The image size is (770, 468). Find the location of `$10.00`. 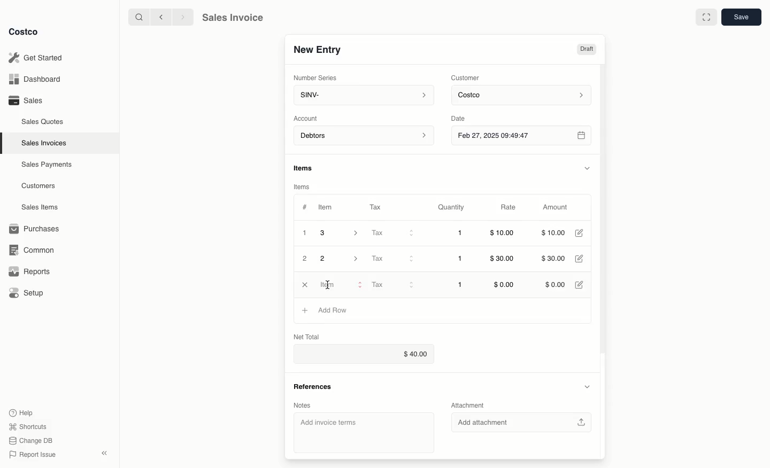

$10.00 is located at coordinates (503, 235).